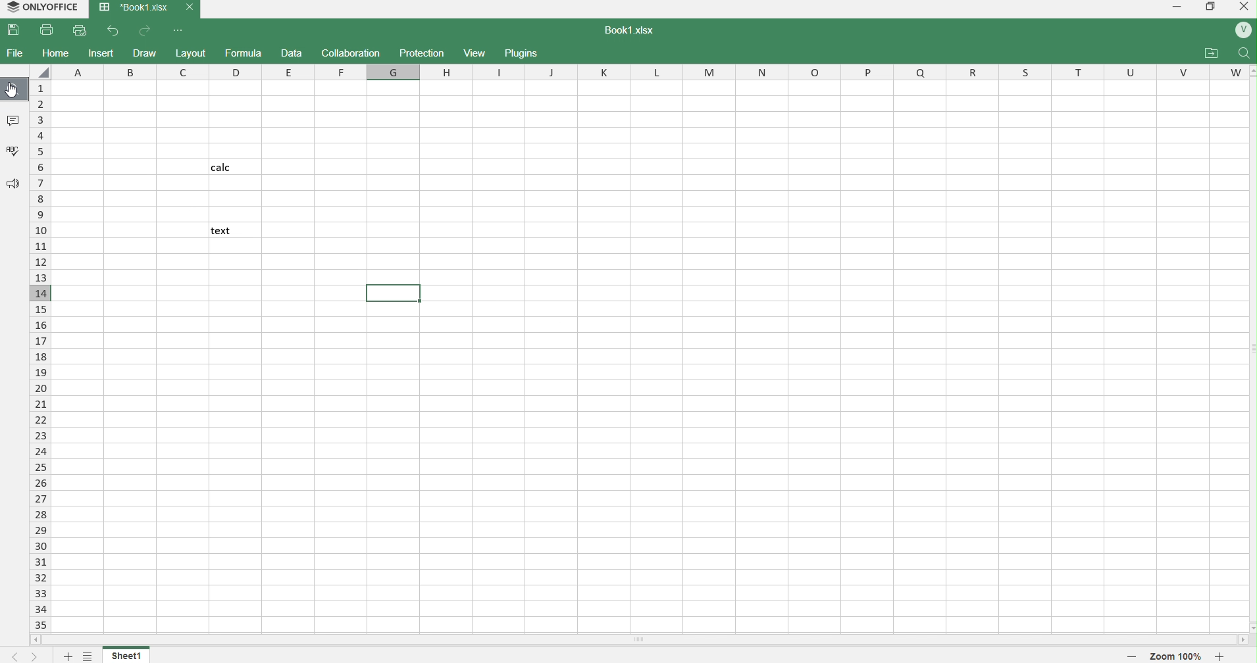 The image size is (1257, 663). What do you see at coordinates (1173, 656) in the screenshot?
I see ` zoom 100%` at bounding box center [1173, 656].